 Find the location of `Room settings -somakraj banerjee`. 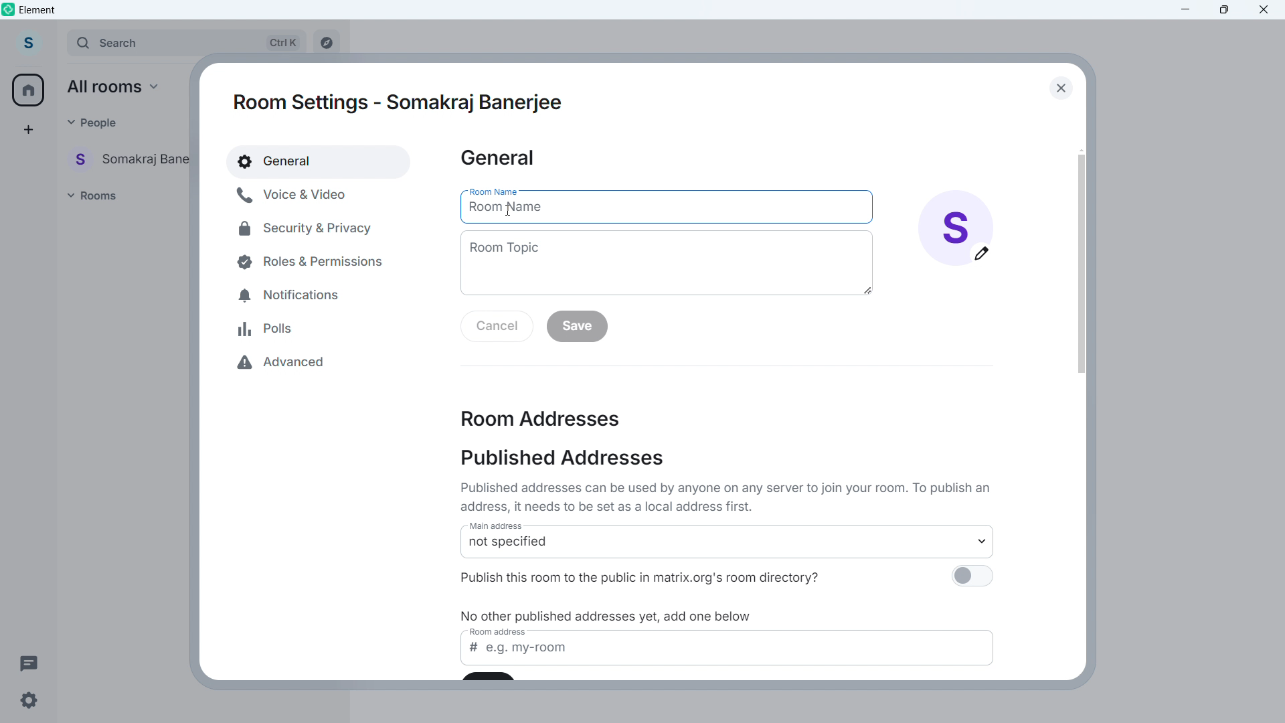

Room settings -somakraj banerjee is located at coordinates (401, 102).